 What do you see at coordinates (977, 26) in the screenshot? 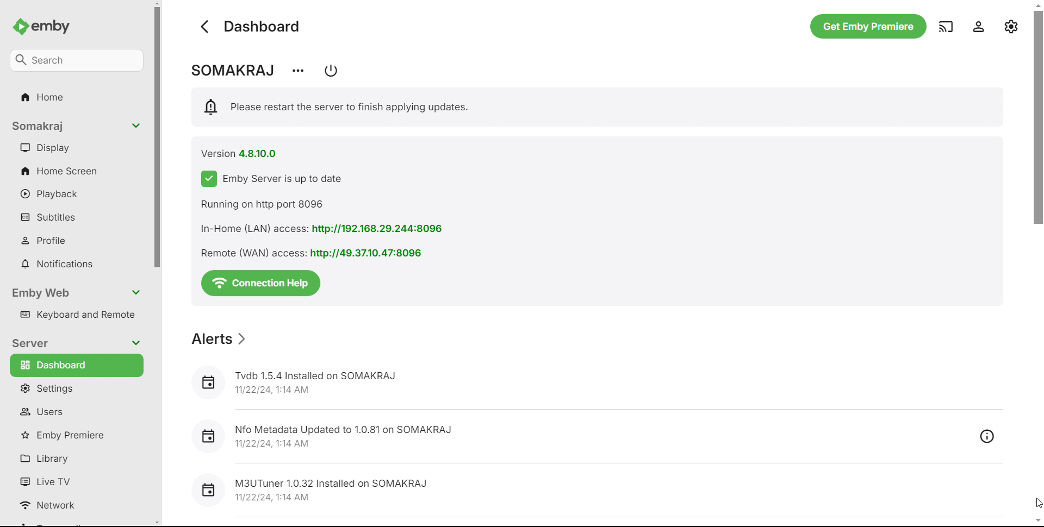
I see `account` at bounding box center [977, 26].